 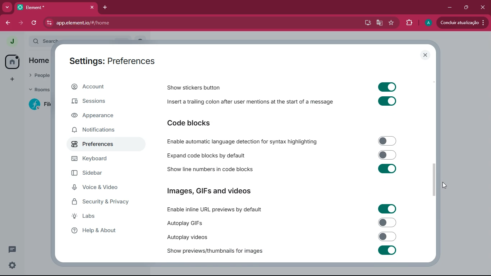 I want to click on profile picture, so click(x=12, y=41).